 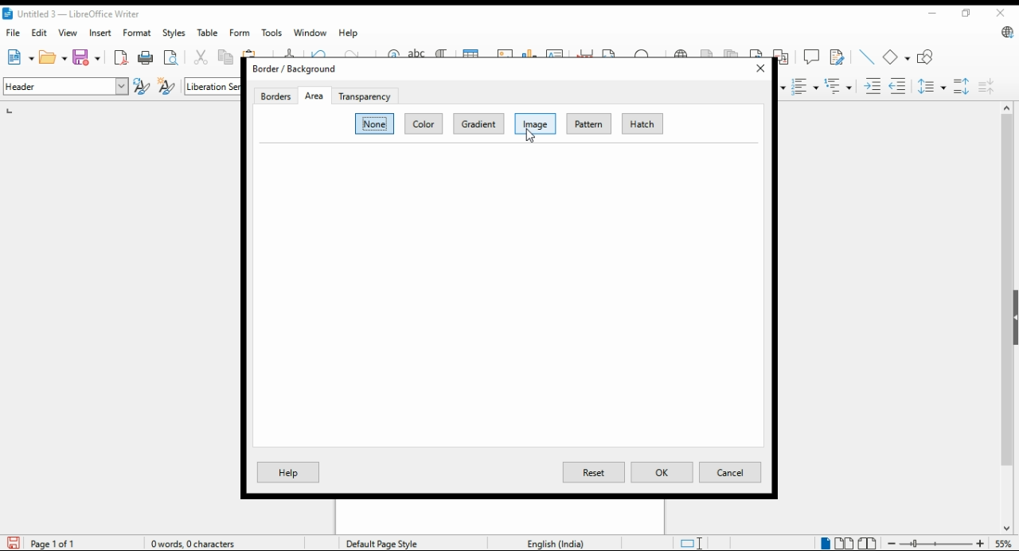 I want to click on font, so click(x=213, y=87).